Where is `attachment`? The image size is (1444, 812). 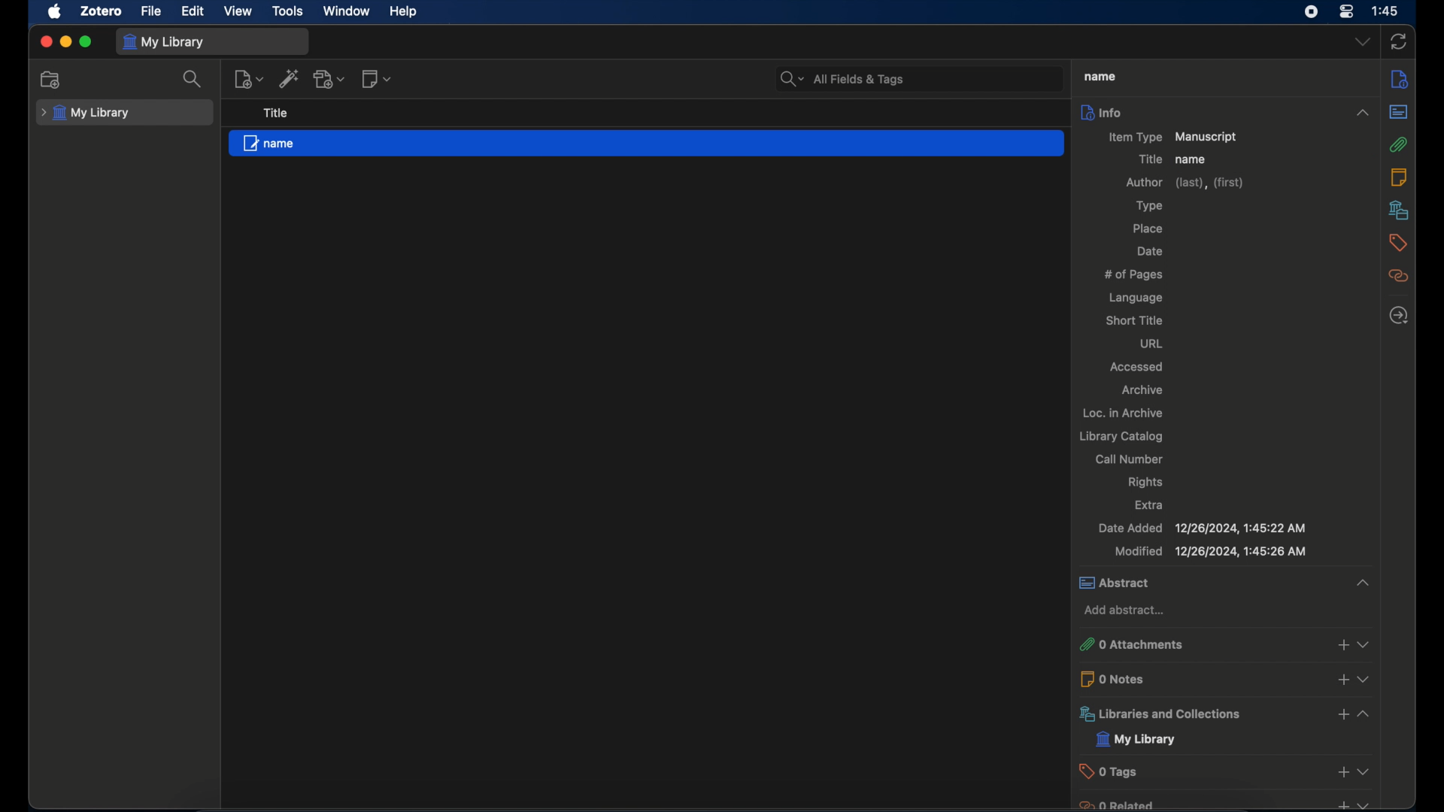 attachment is located at coordinates (1399, 144).